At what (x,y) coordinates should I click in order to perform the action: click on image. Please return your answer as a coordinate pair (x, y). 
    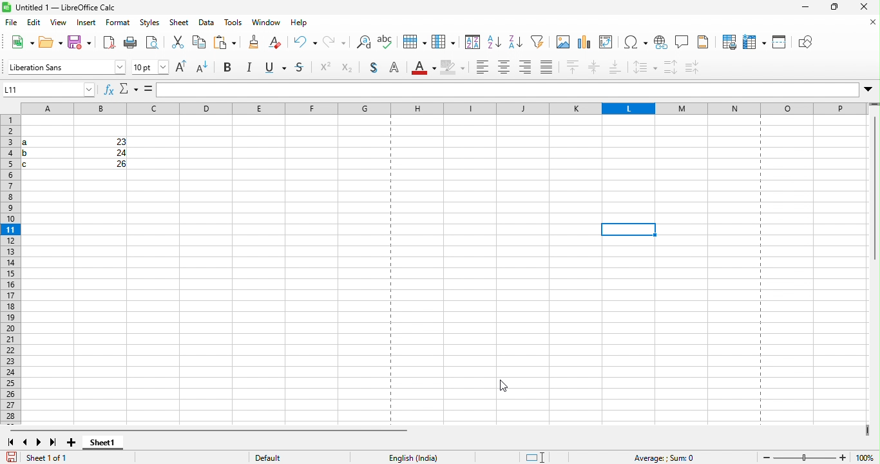
    Looking at the image, I should click on (538, 43).